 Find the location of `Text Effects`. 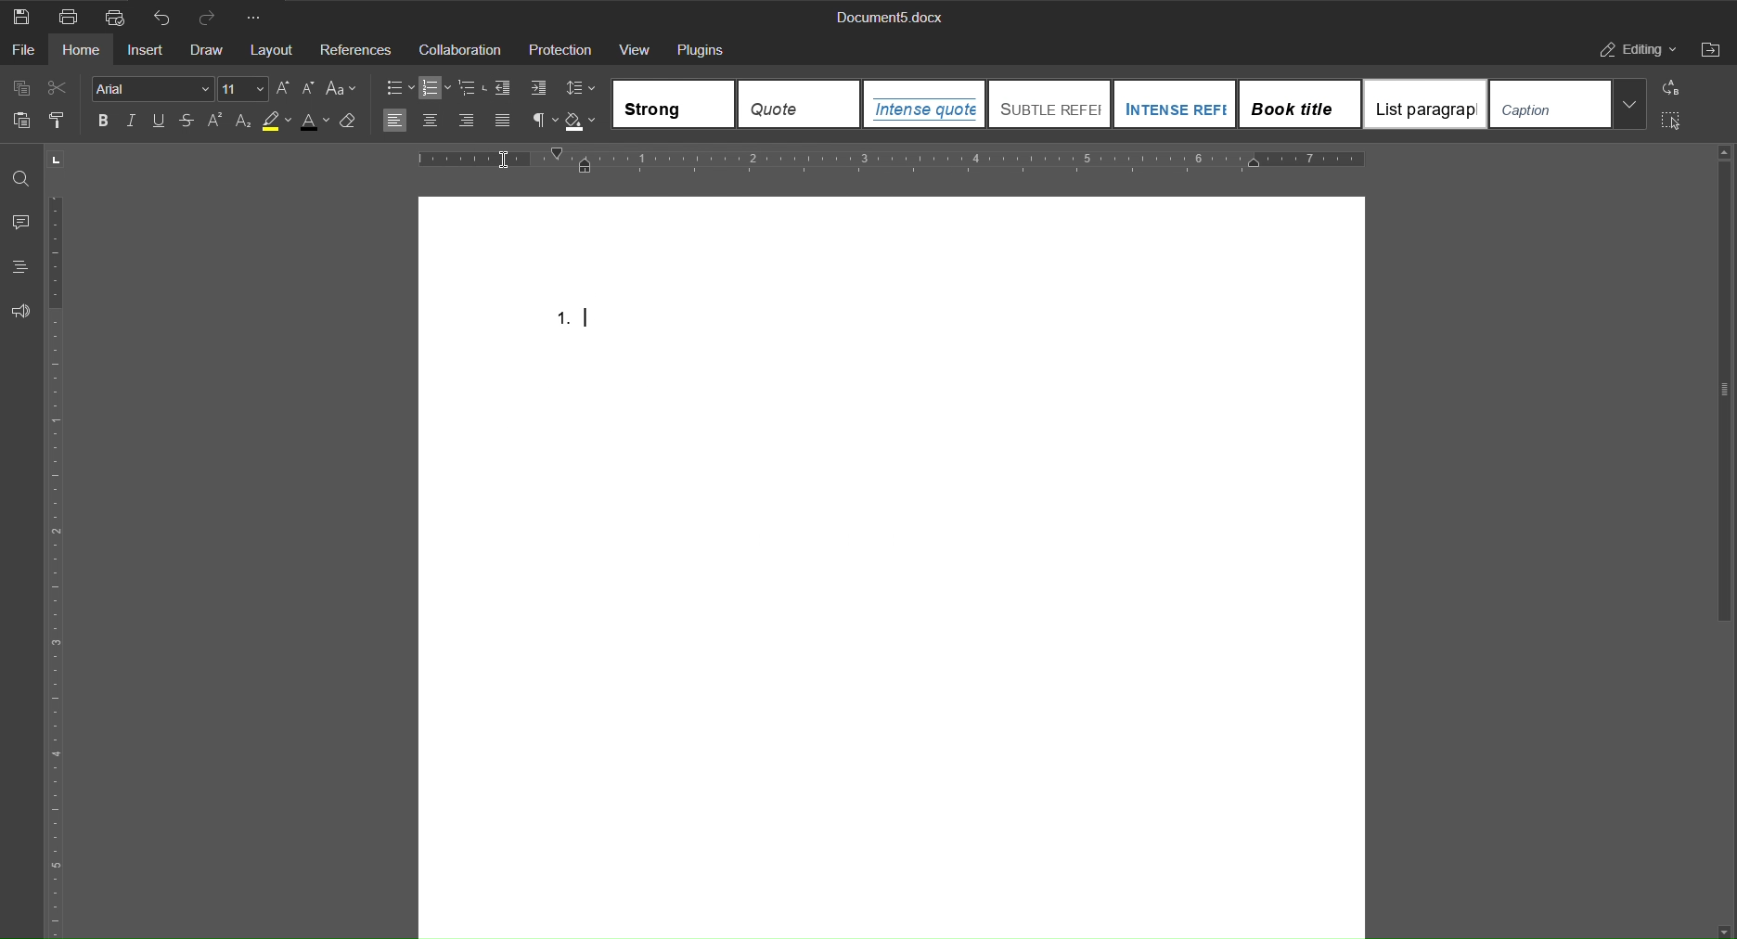

Text Effects is located at coordinates (147, 121).